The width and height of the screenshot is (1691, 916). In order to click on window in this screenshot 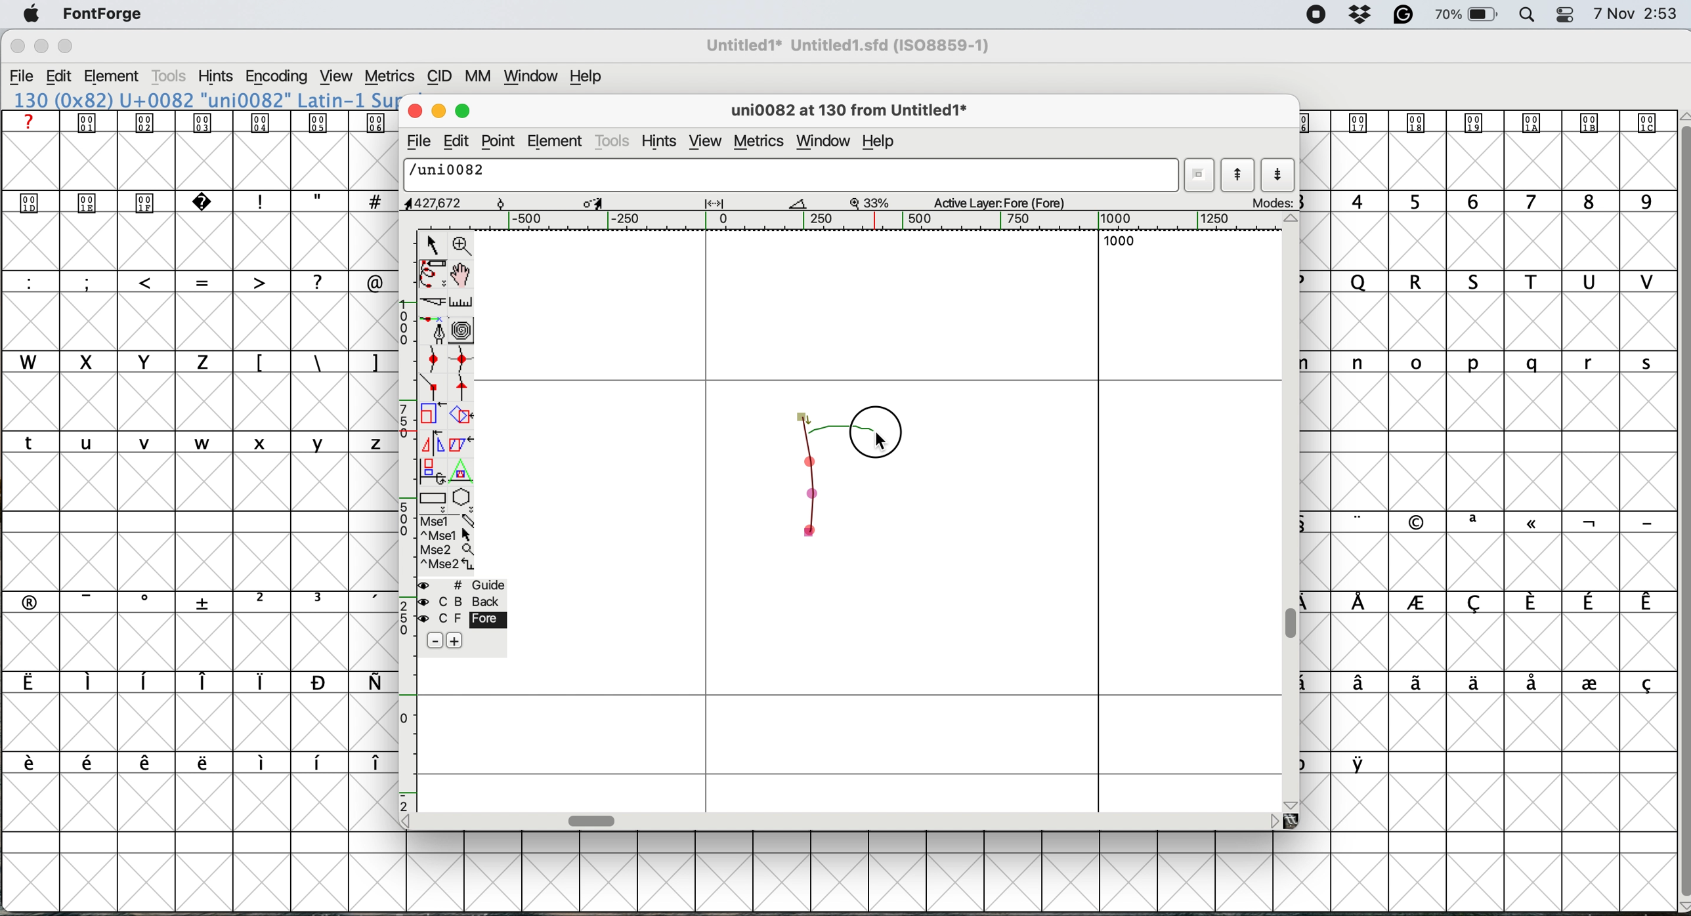, I will do `click(823, 139)`.